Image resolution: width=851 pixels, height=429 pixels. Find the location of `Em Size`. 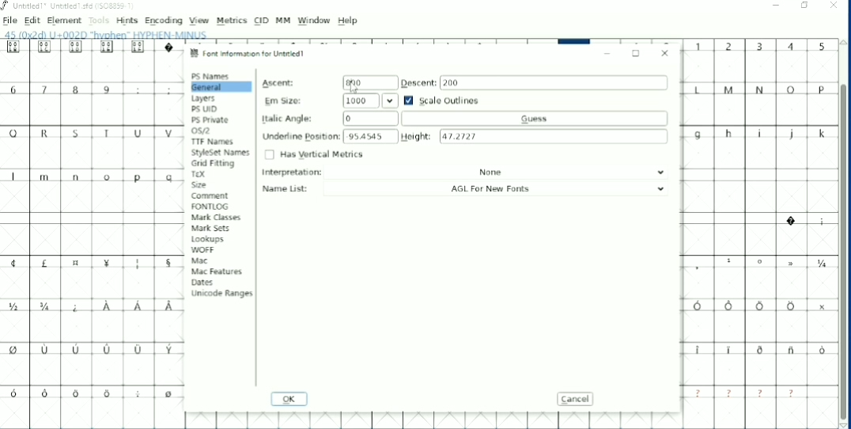

Em Size is located at coordinates (331, 101).